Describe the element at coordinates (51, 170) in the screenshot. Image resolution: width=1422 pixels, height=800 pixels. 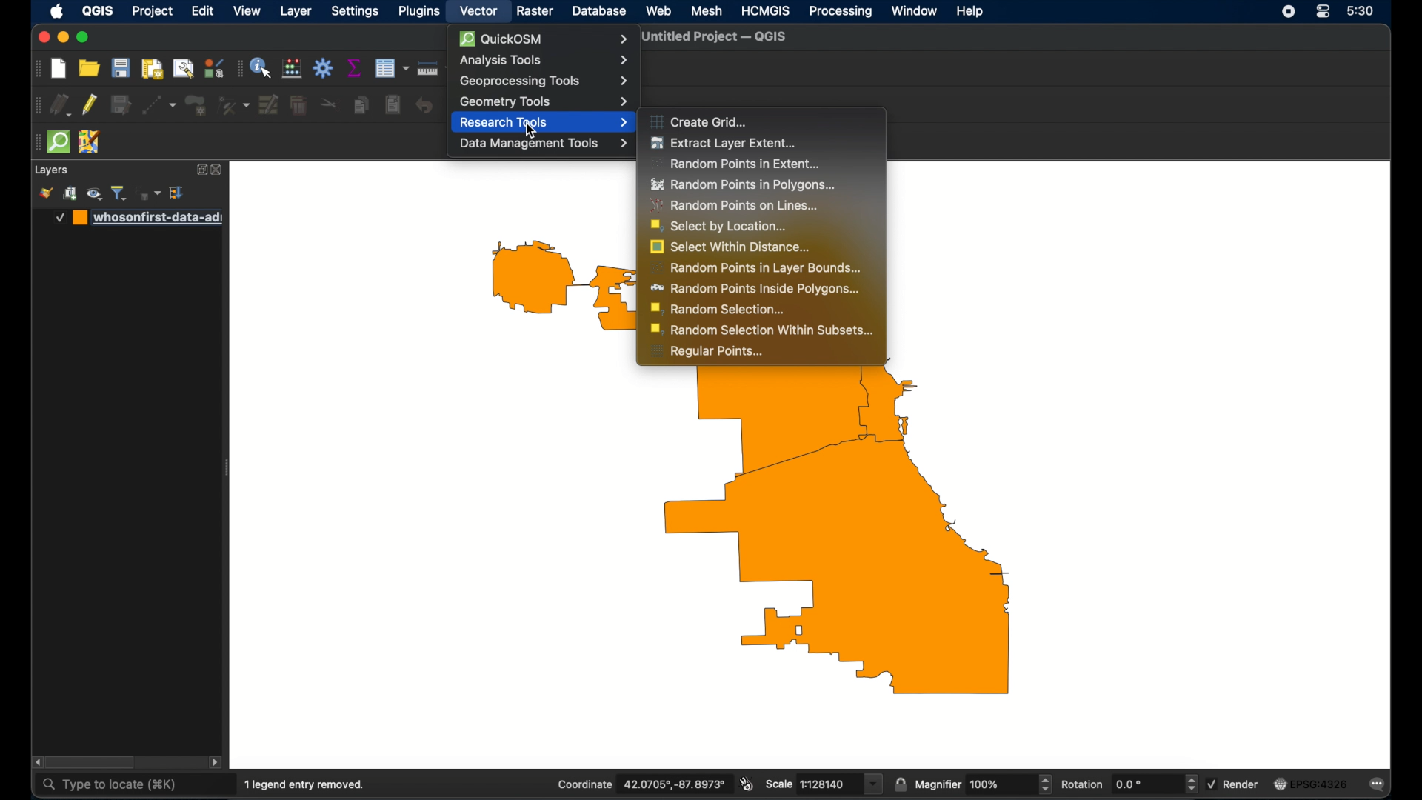
I see `layers` at that location.